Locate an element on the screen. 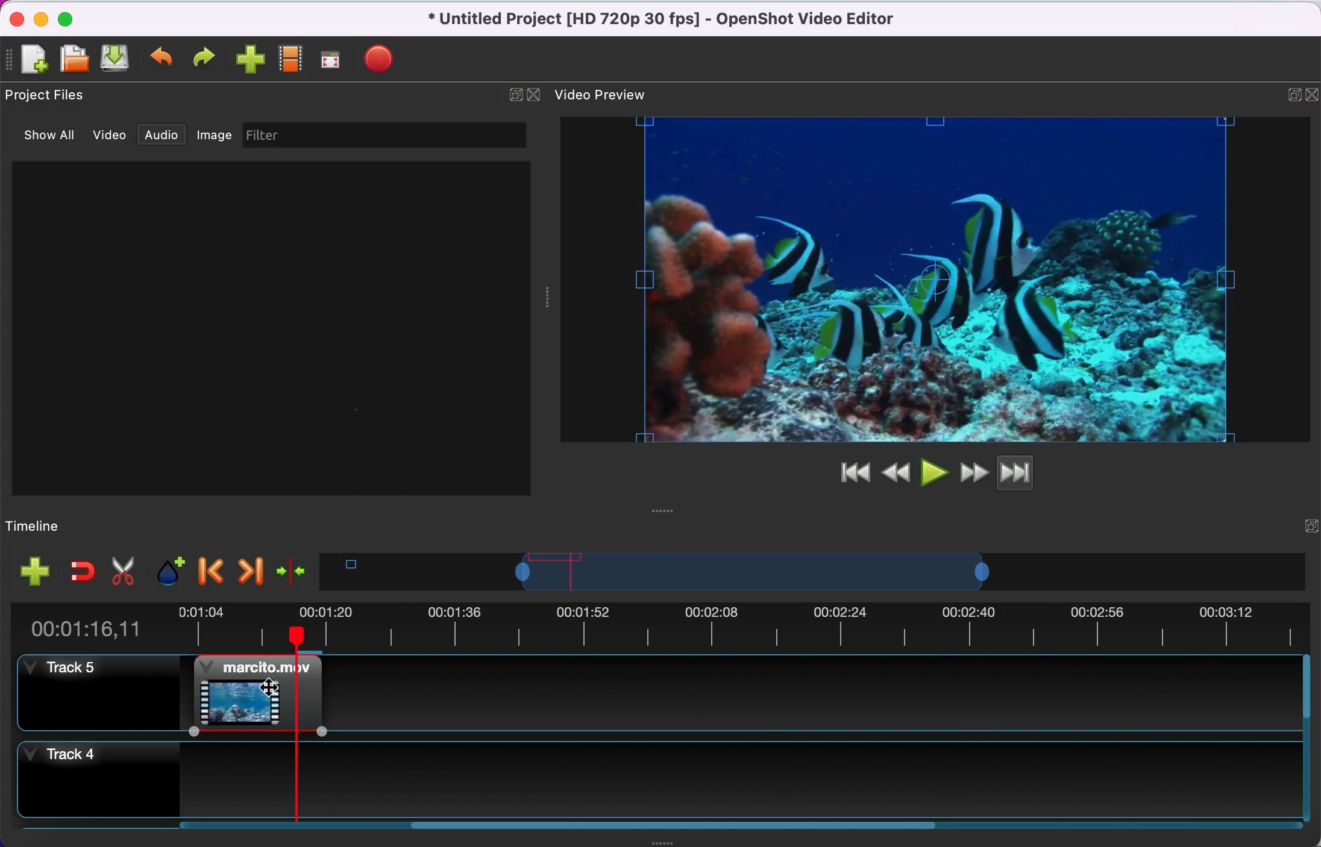 This screenshot has width=1321, height=847. video preview is located at coordinates (609, 93).